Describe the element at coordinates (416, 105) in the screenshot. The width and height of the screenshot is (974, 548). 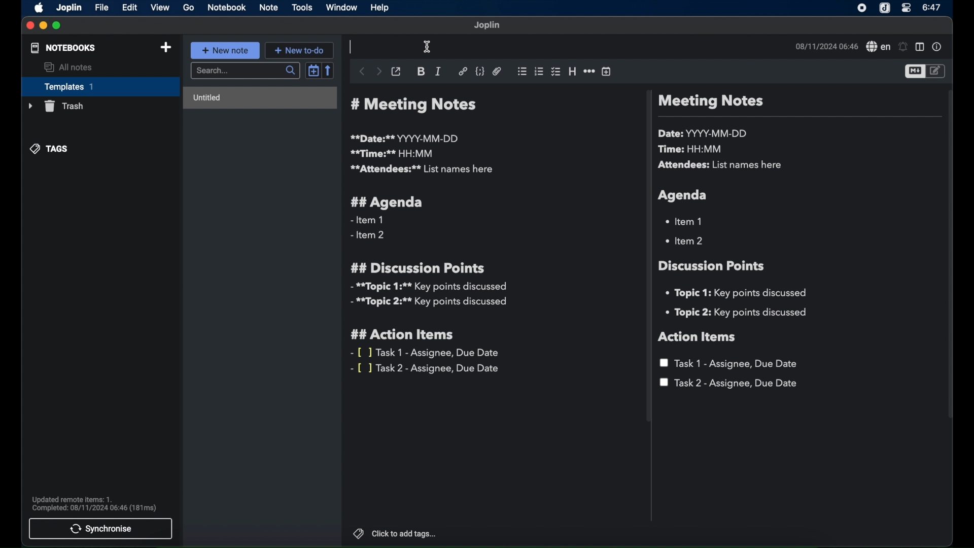
I see `# meeting notes` at that location.